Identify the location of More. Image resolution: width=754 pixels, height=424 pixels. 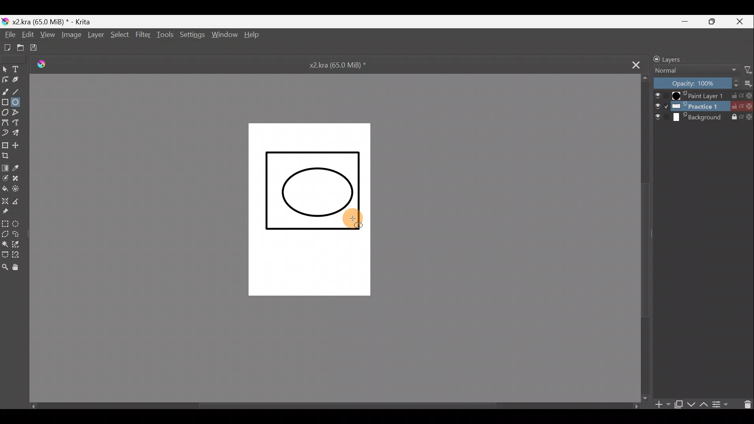
(746, 84).